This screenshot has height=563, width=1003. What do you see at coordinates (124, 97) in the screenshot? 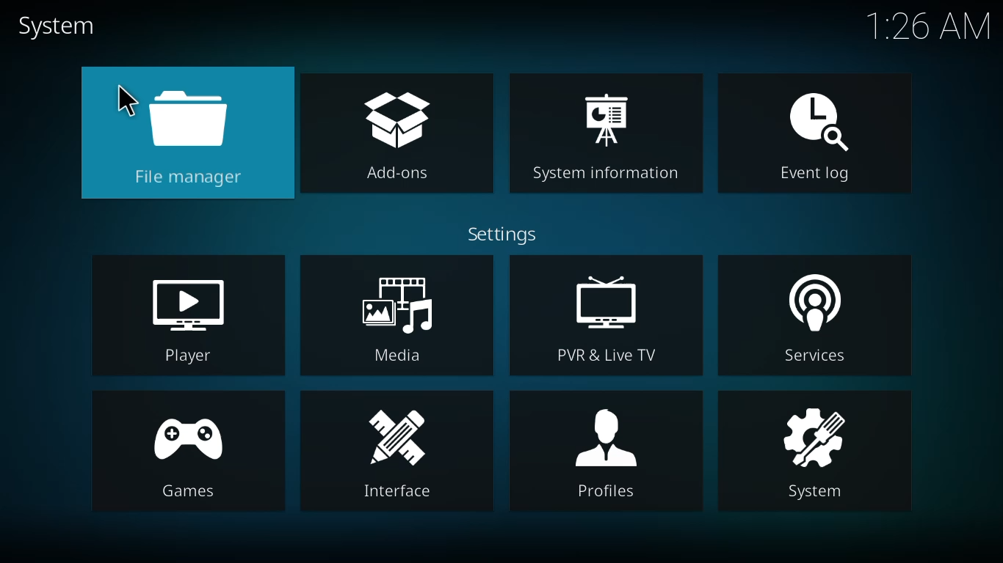
I see `cursor` at bounding box center [124, 97].